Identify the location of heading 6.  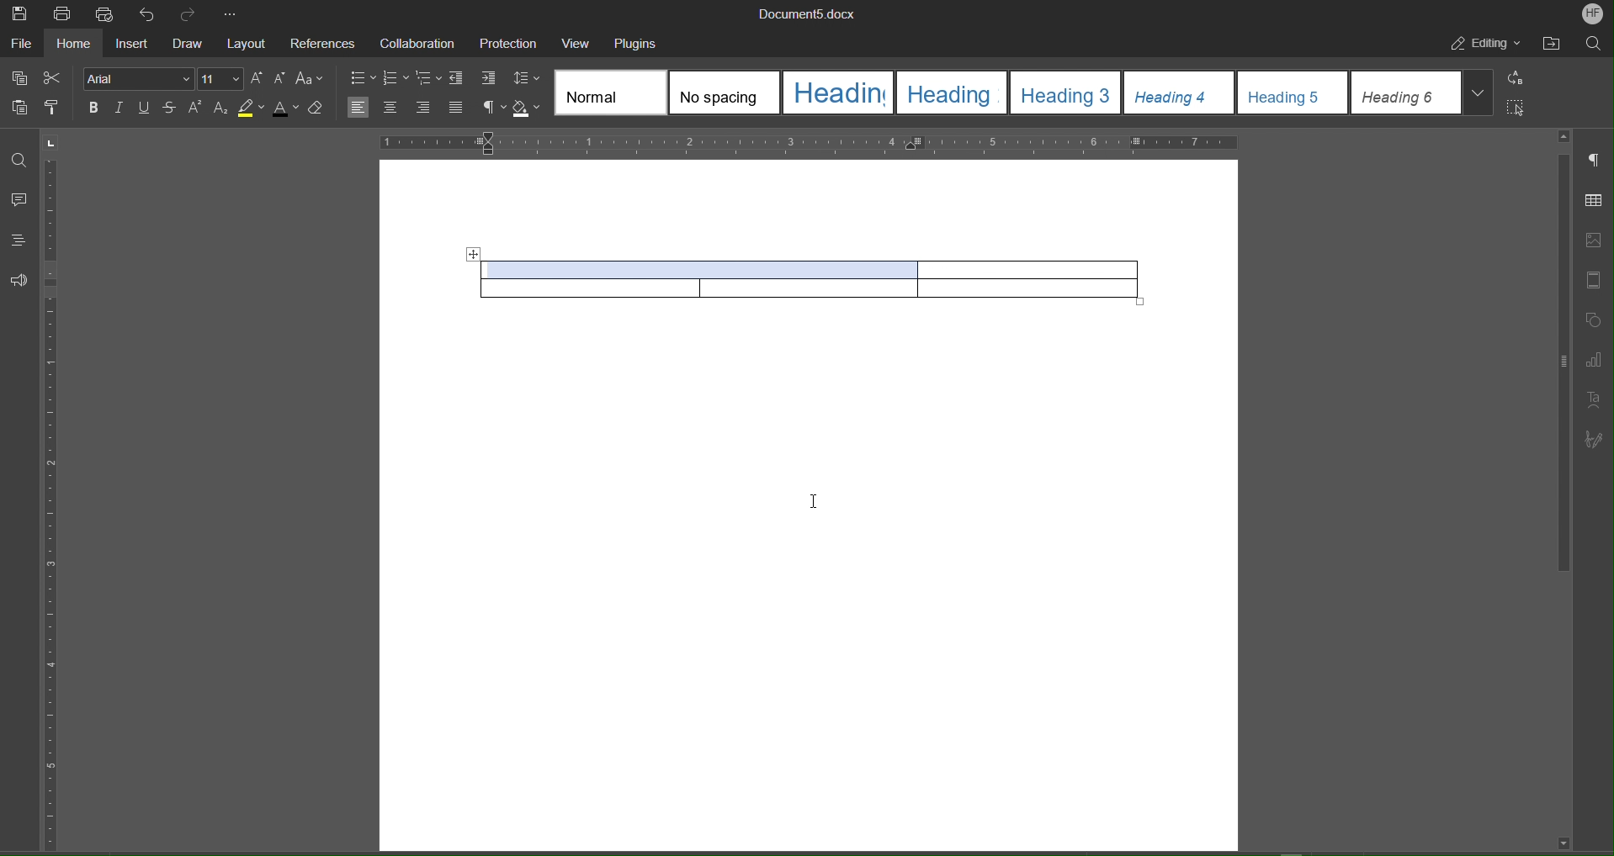
(1406, 92).